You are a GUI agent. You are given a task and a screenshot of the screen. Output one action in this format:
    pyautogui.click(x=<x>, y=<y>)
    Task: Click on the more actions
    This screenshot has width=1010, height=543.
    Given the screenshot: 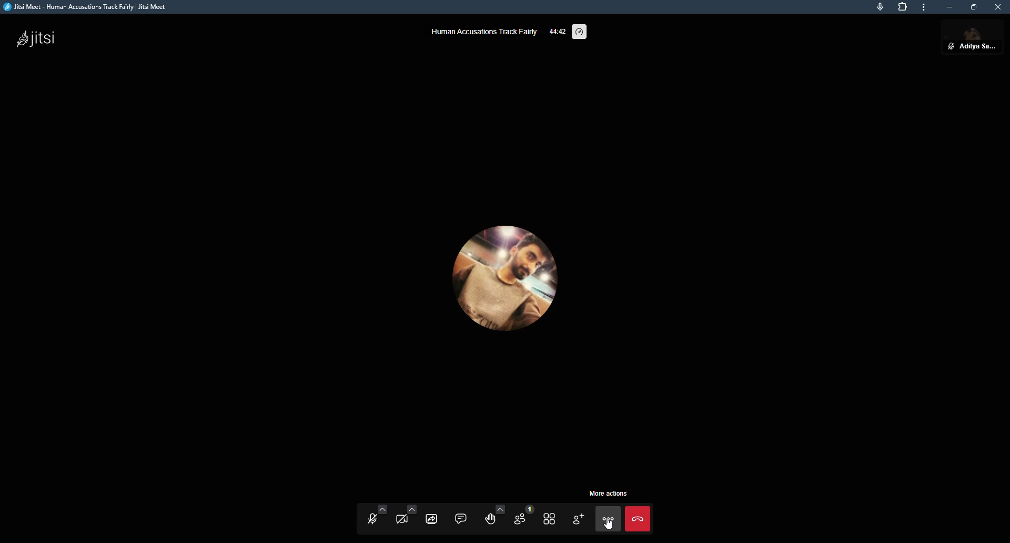 What is the action you would take?
    pyautogui.click(x=608, y=518)
    